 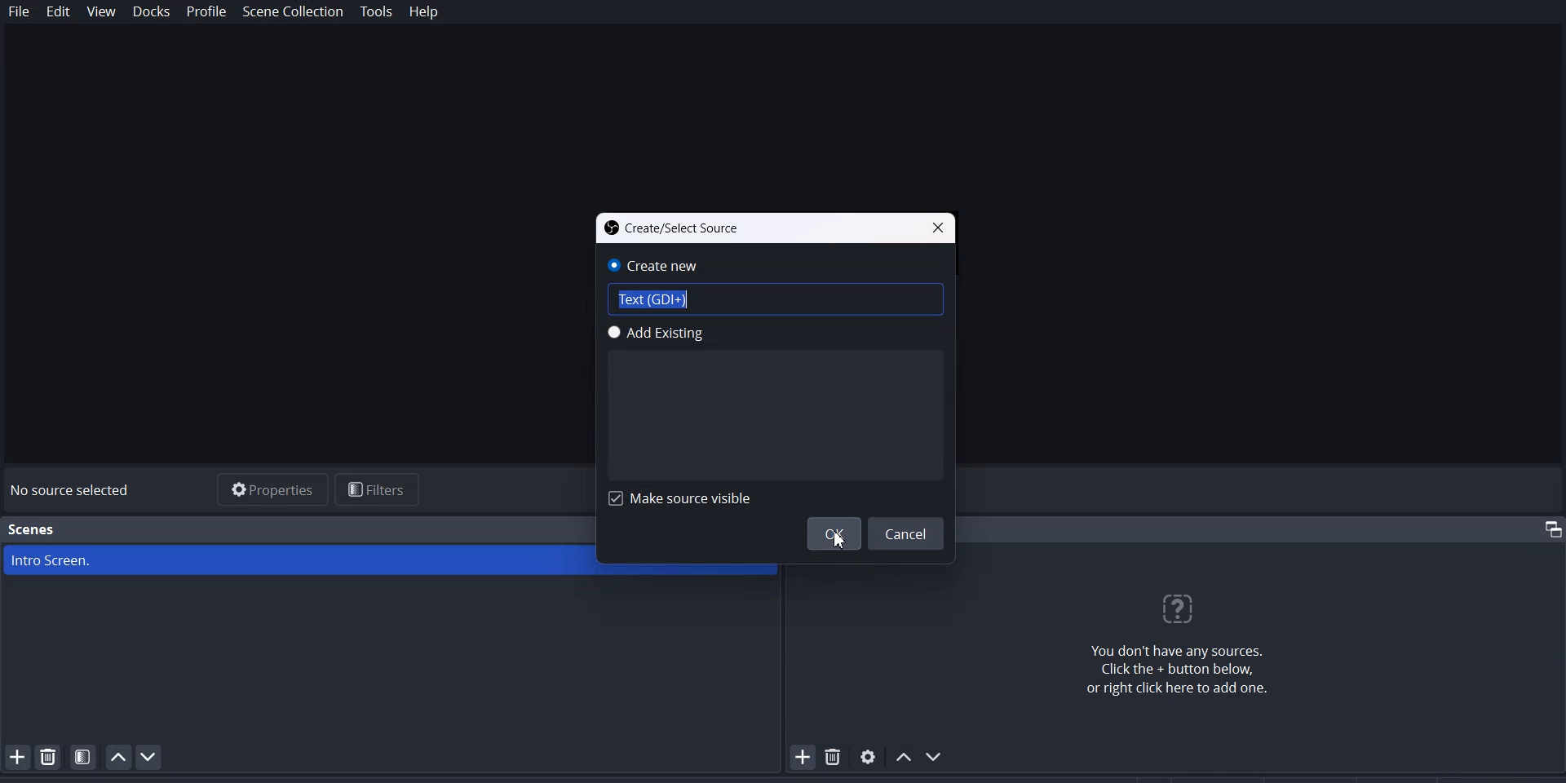 What do you see at coordinates (1546, 526) in the screenshot?
I see `Maximize` at bounding box center [1546, 526].